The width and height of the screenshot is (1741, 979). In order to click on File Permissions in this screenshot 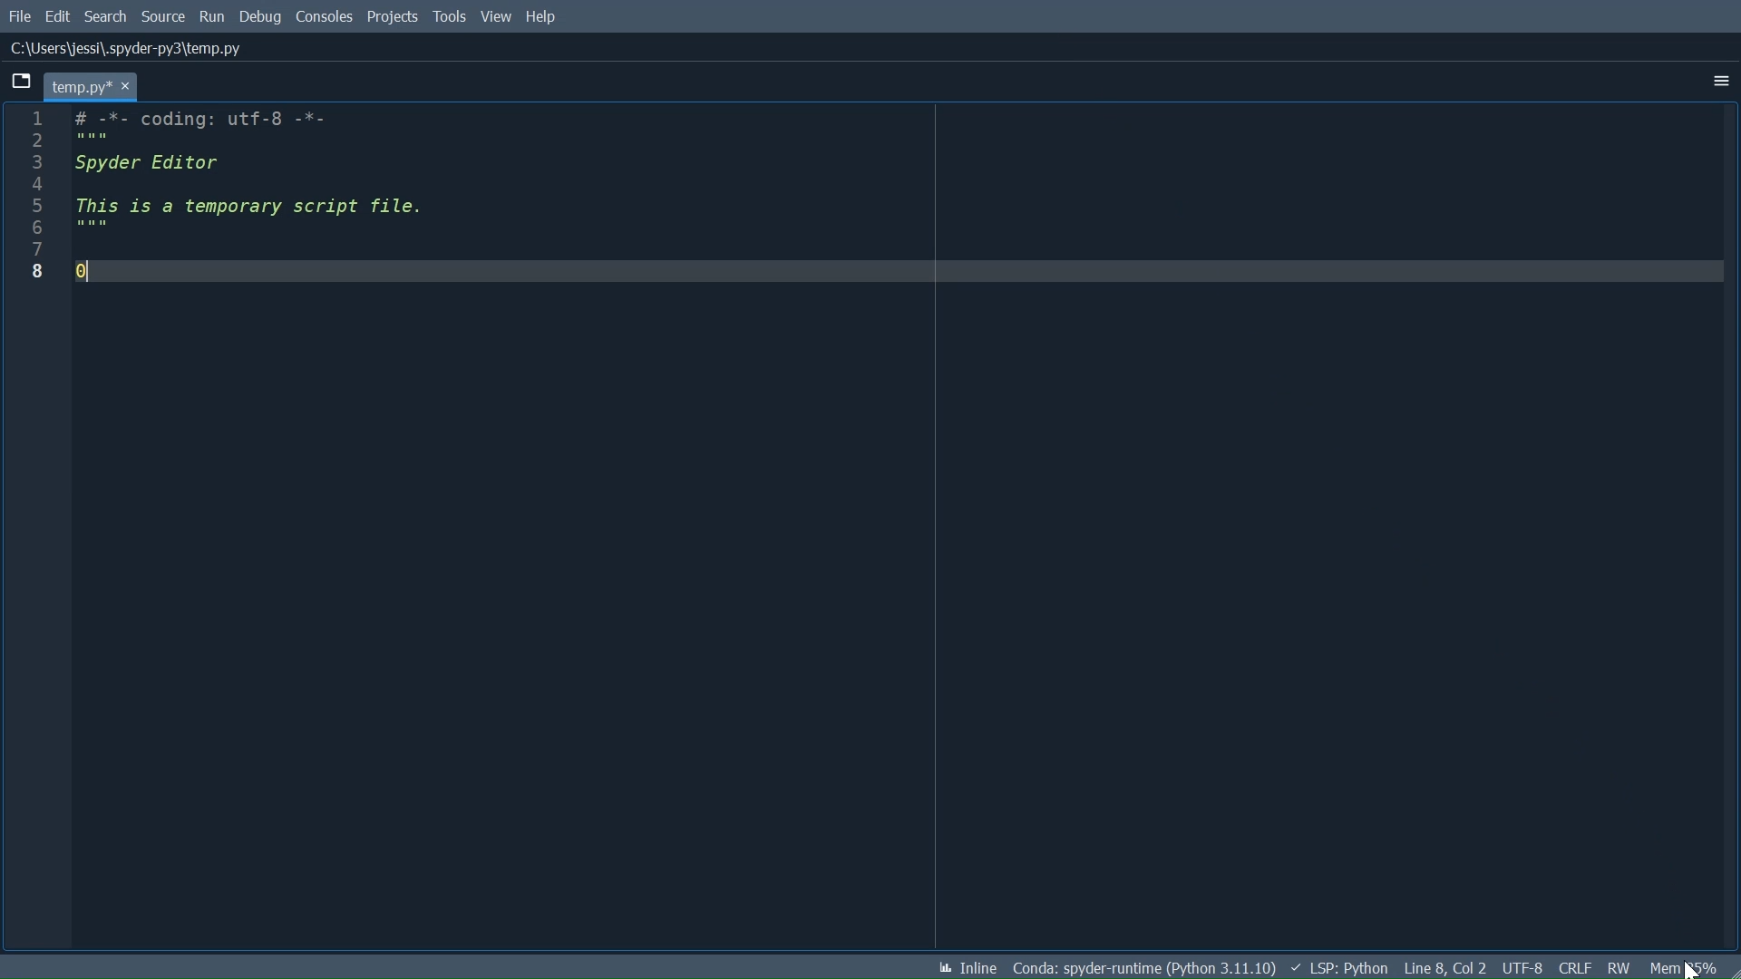, I will do `click(1619, 967)`.